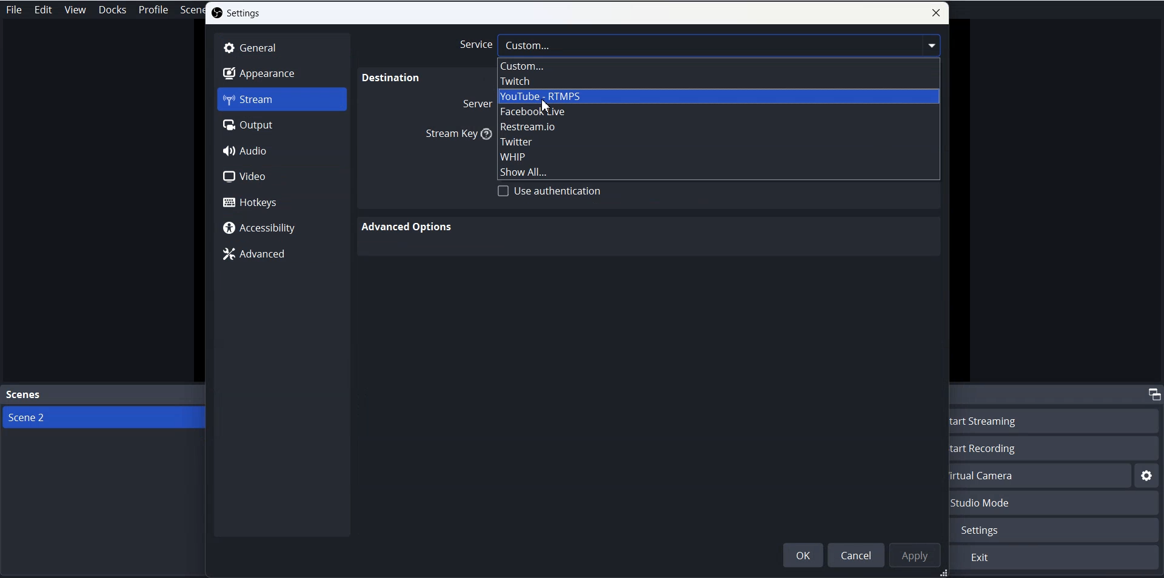 The image size is (1164, 578). I want to click on Start Virtual Camera, so click(1041, 476).